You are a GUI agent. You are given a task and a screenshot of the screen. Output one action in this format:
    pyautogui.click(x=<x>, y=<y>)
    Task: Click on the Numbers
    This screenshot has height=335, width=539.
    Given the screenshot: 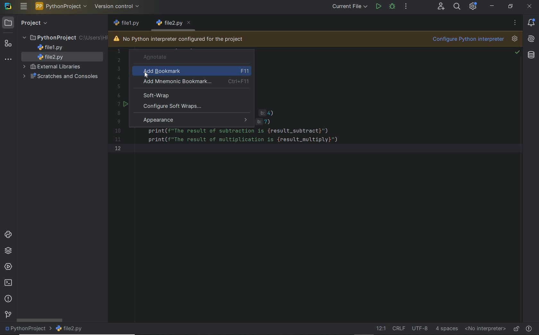 What is the action you would take?
    pyautogui.click(x=118, y=100)
    